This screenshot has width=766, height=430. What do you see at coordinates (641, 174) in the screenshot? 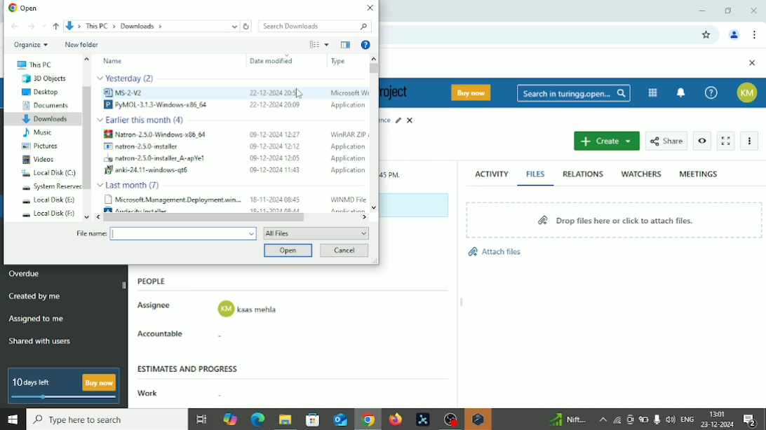
I see `Watchers` at bounding box center [641, 174].